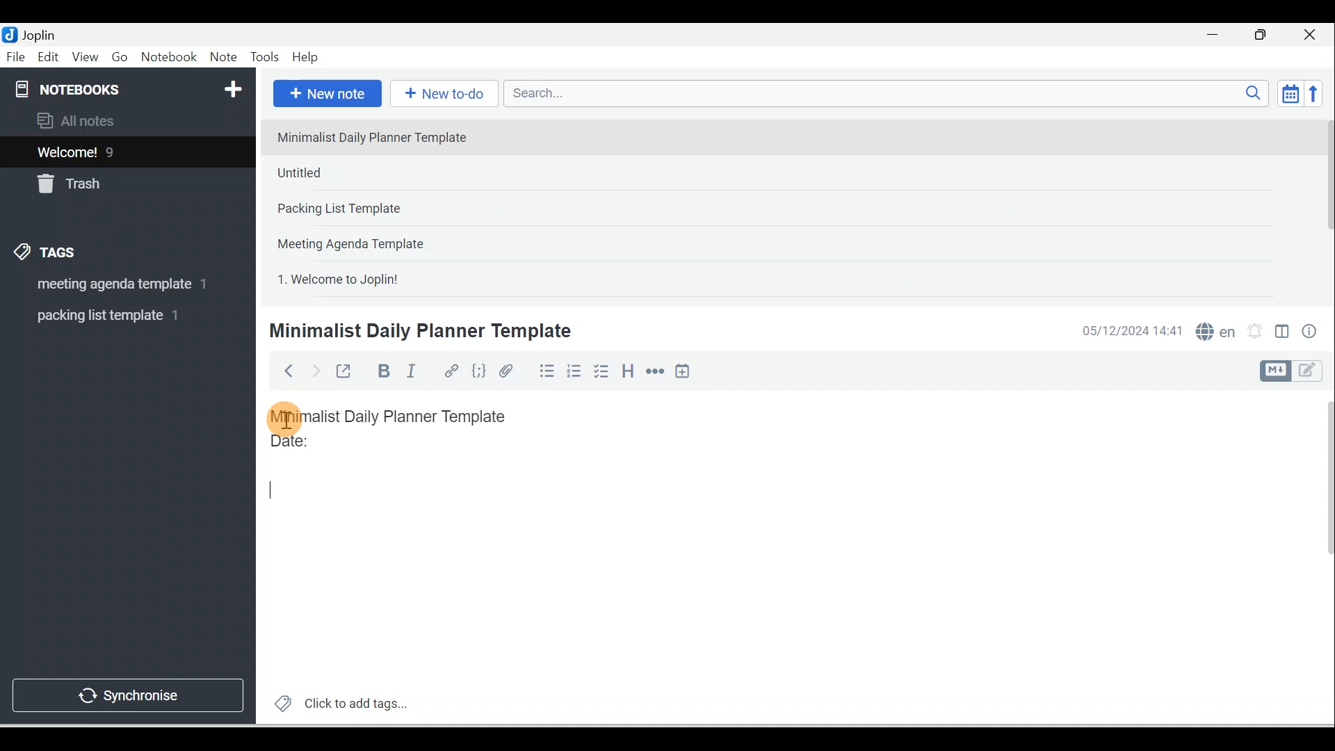  I want to click on Checkbox, so click(600, 371).